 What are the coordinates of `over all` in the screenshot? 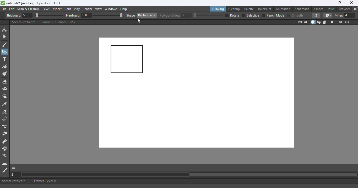 It's located at (235, 15).